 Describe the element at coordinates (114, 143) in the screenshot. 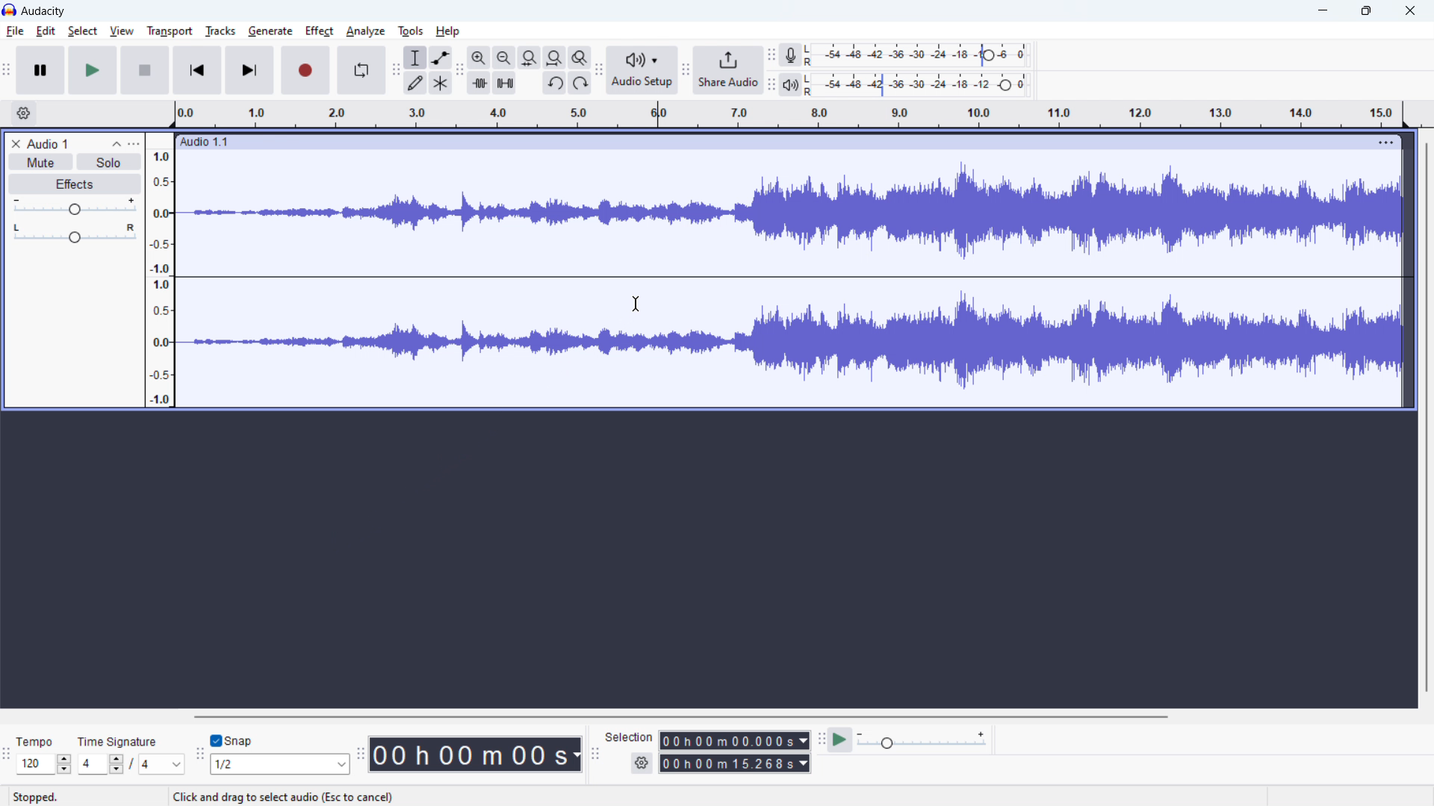

I see `collapse` at that location.